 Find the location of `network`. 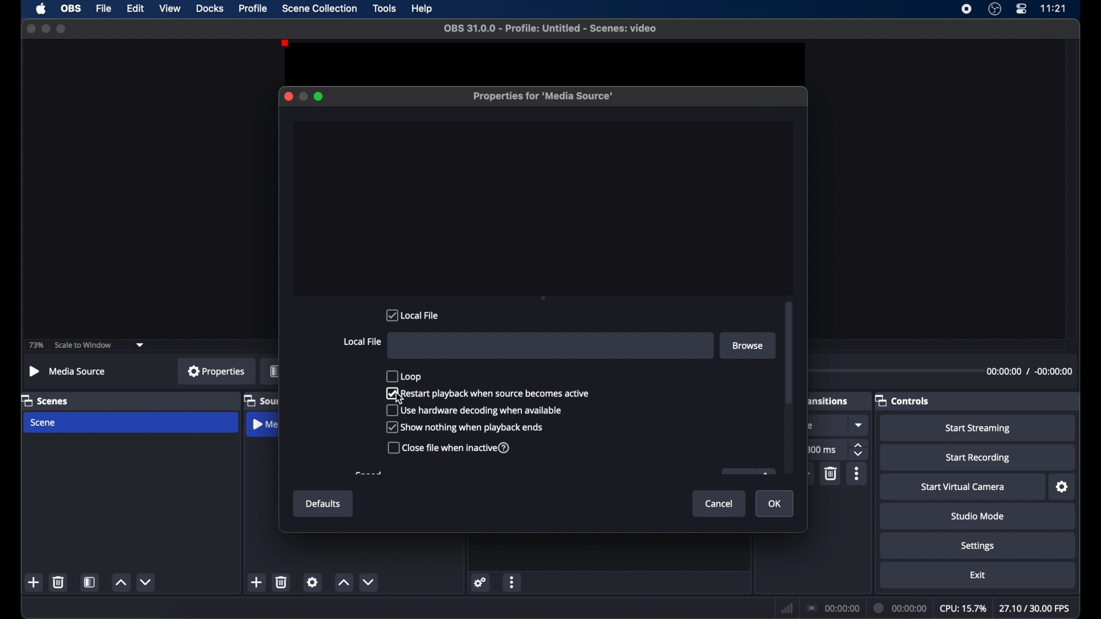

network is located at coordinates (787, 607).